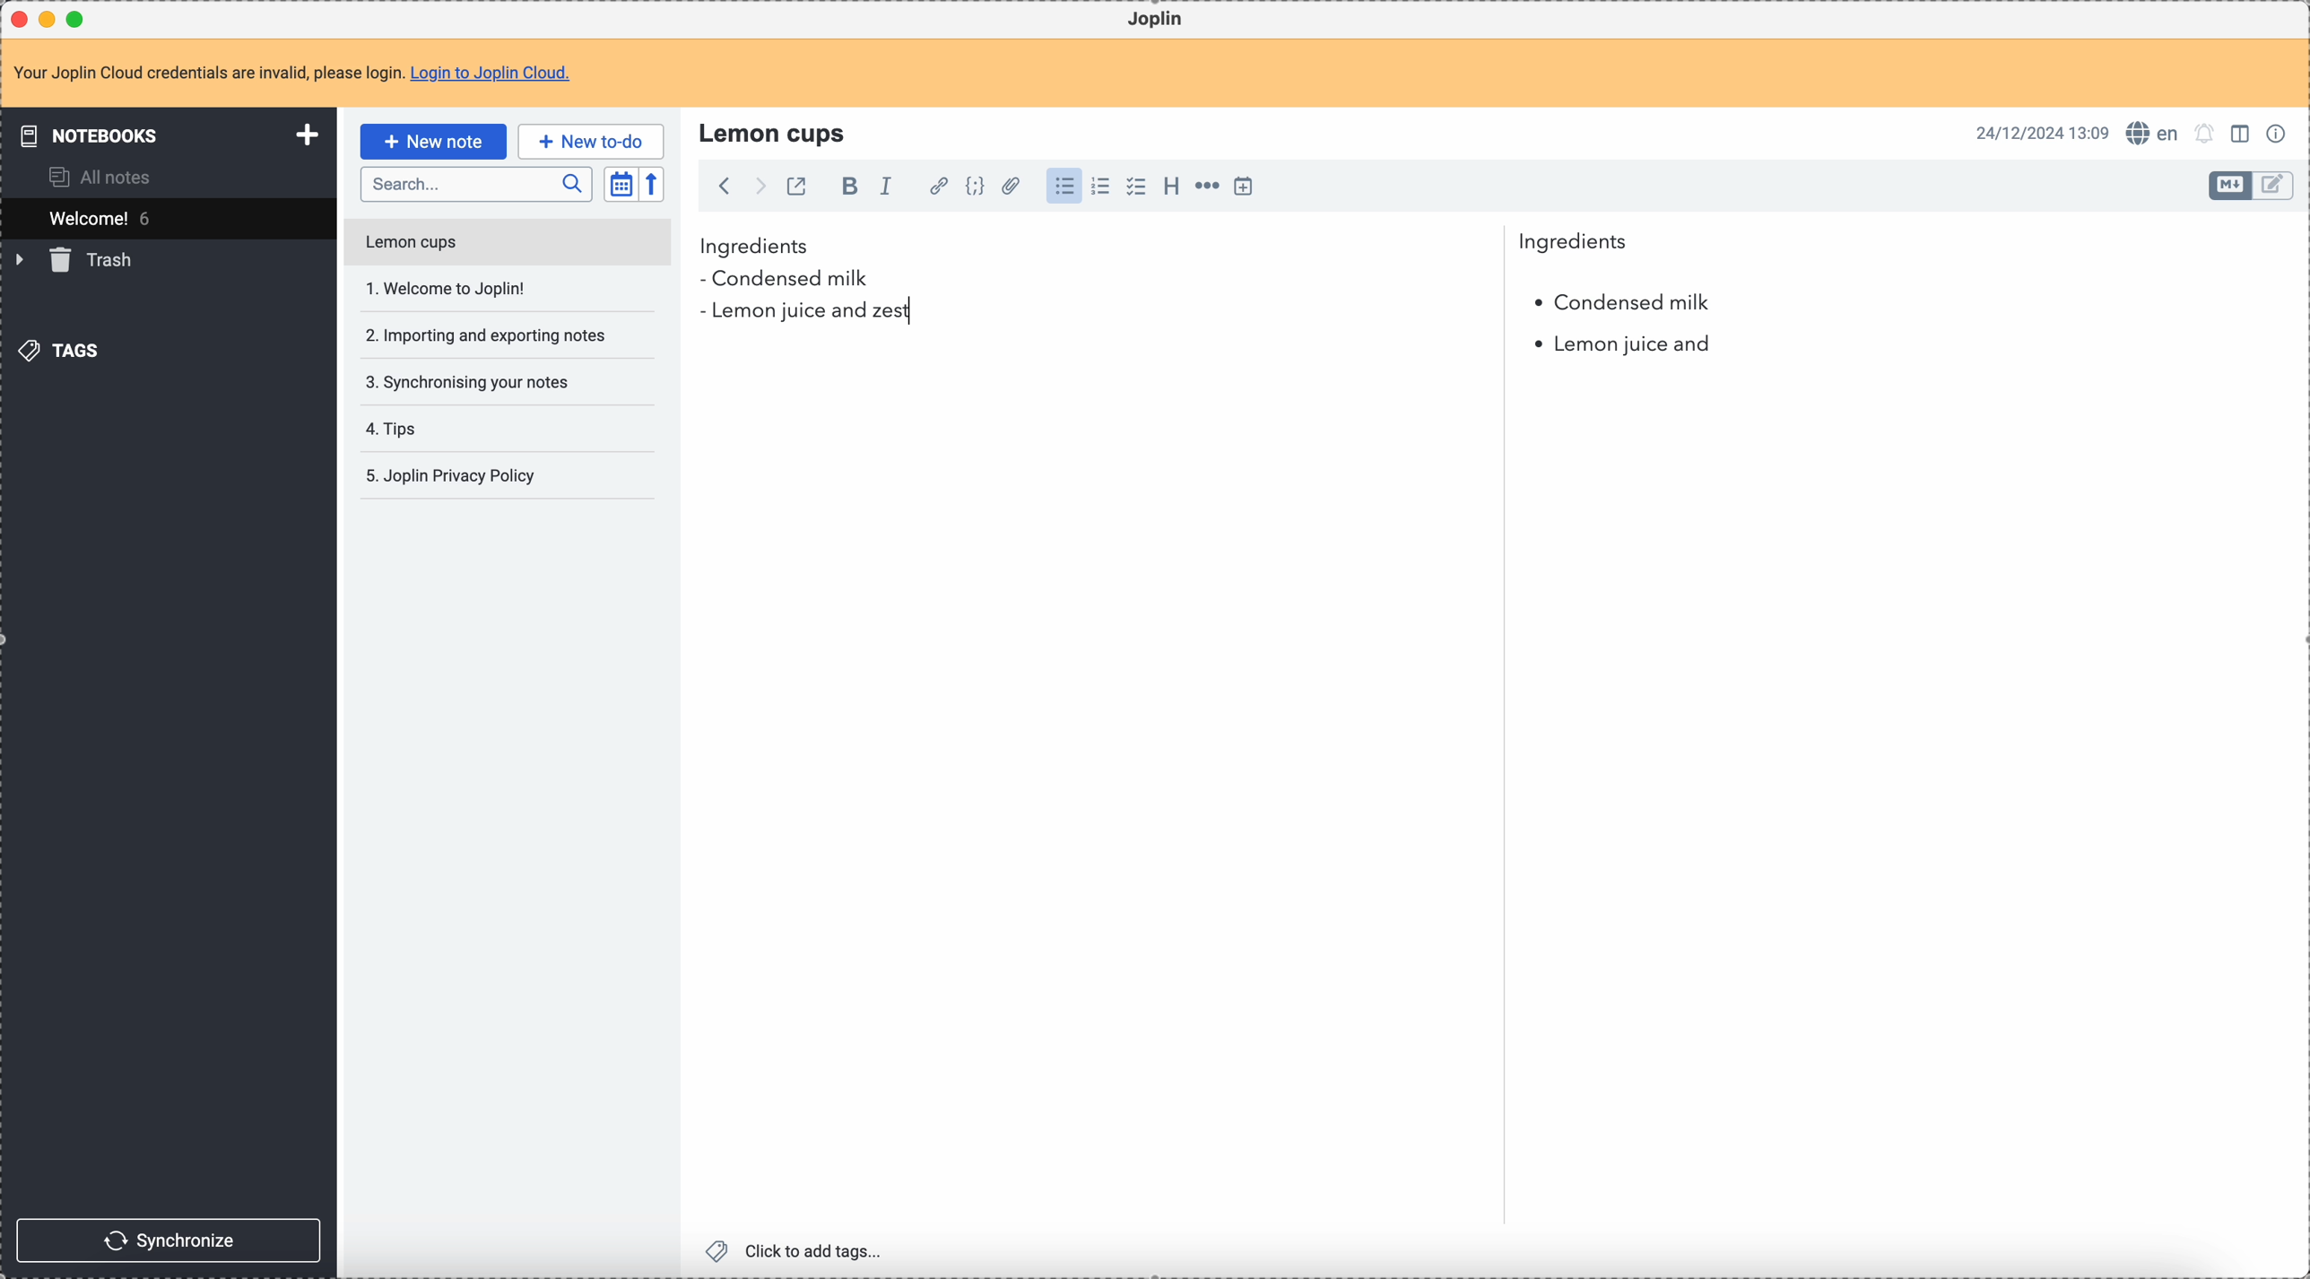  What do you see at coordinates (432, 141) in the screenshot?
I see `click on new note` at bounding box center [432, 141].